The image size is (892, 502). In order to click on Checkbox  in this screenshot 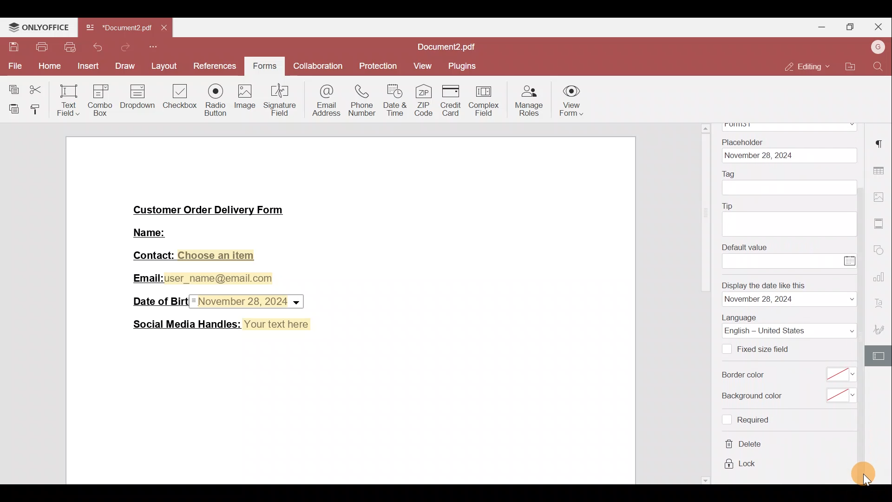, I will do `click(727, 420)`.